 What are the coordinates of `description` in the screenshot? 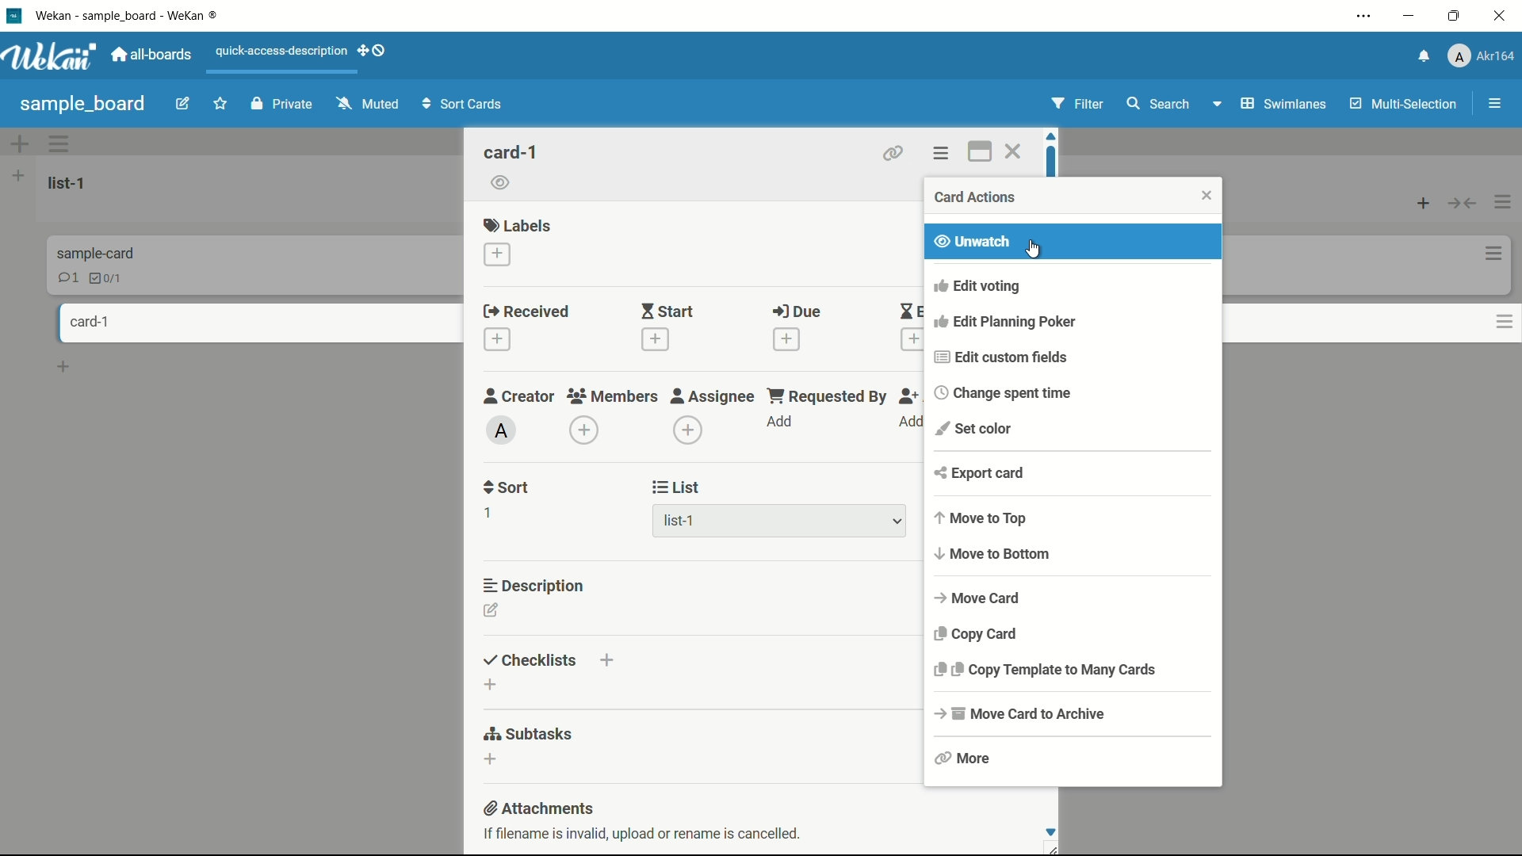 It's located at (534, 586).